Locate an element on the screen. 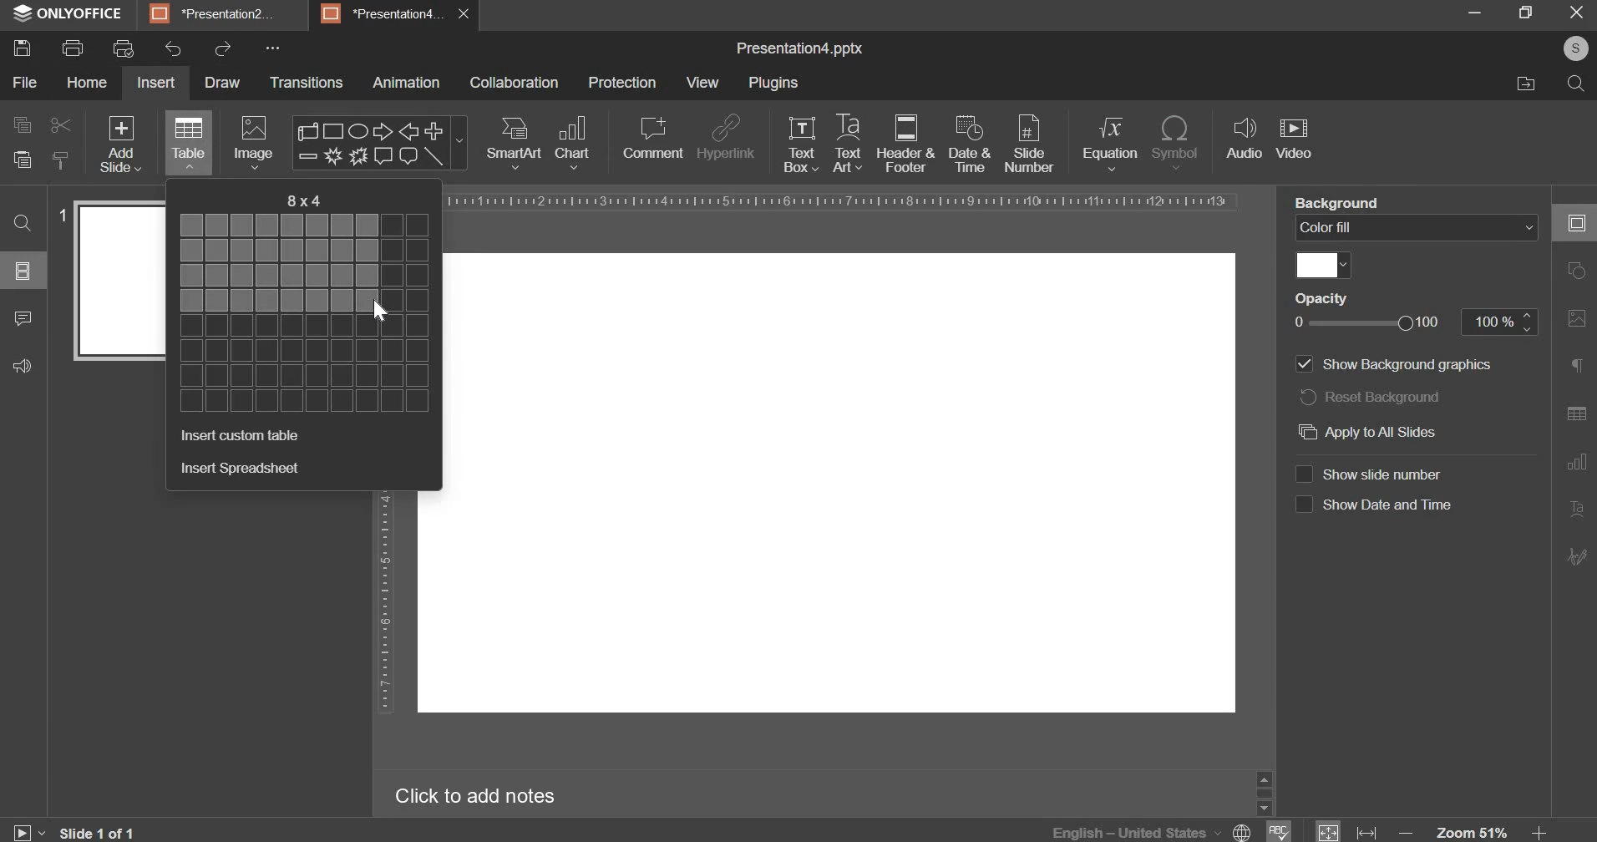  100% is located at coordinates (1503, 323).